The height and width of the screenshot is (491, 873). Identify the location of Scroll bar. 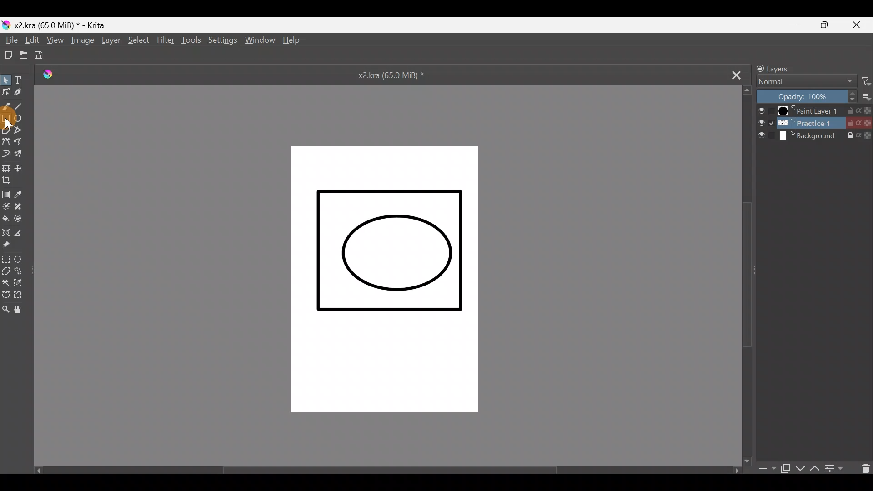
(747, 274).